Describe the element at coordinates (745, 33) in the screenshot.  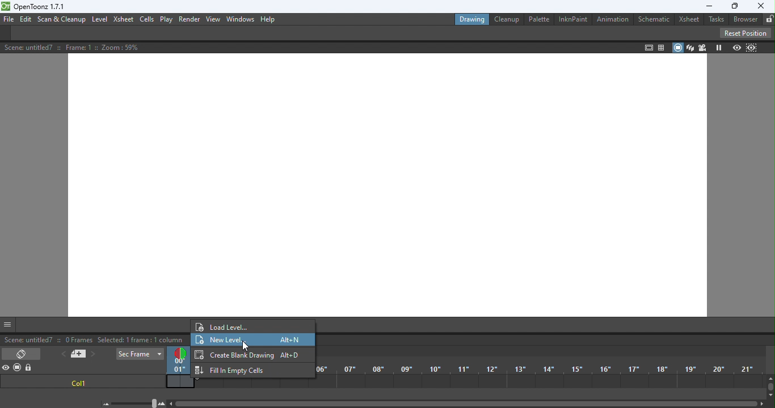
I see `Reset Position` at that location.